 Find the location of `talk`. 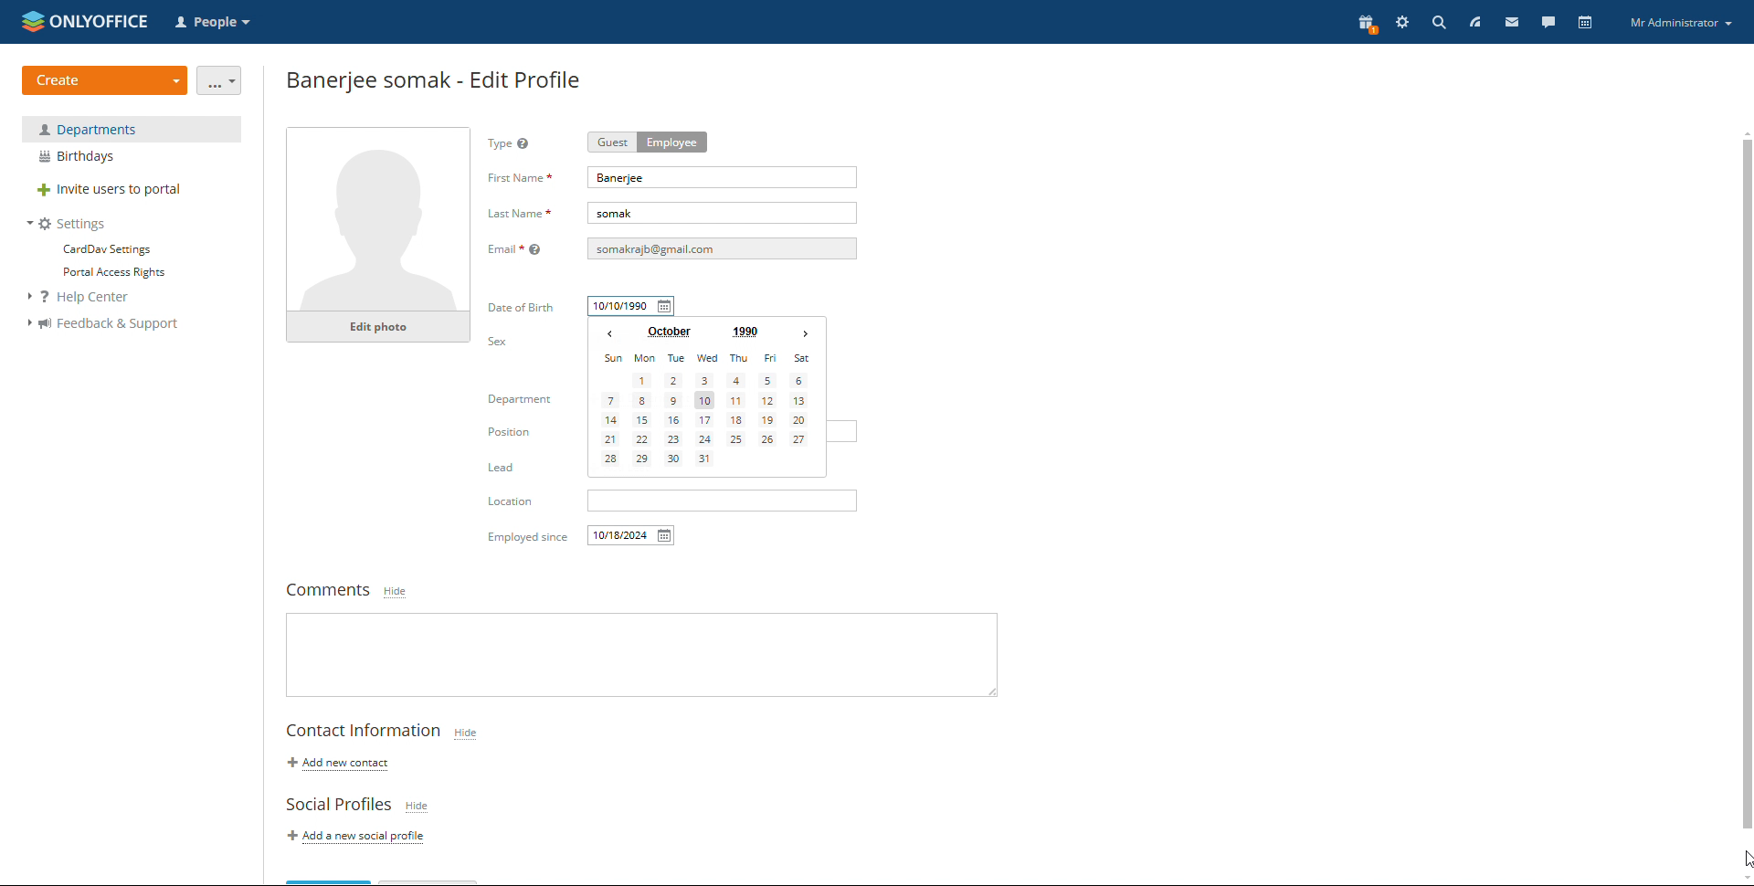

talk is located at coordinates (1548, 21).